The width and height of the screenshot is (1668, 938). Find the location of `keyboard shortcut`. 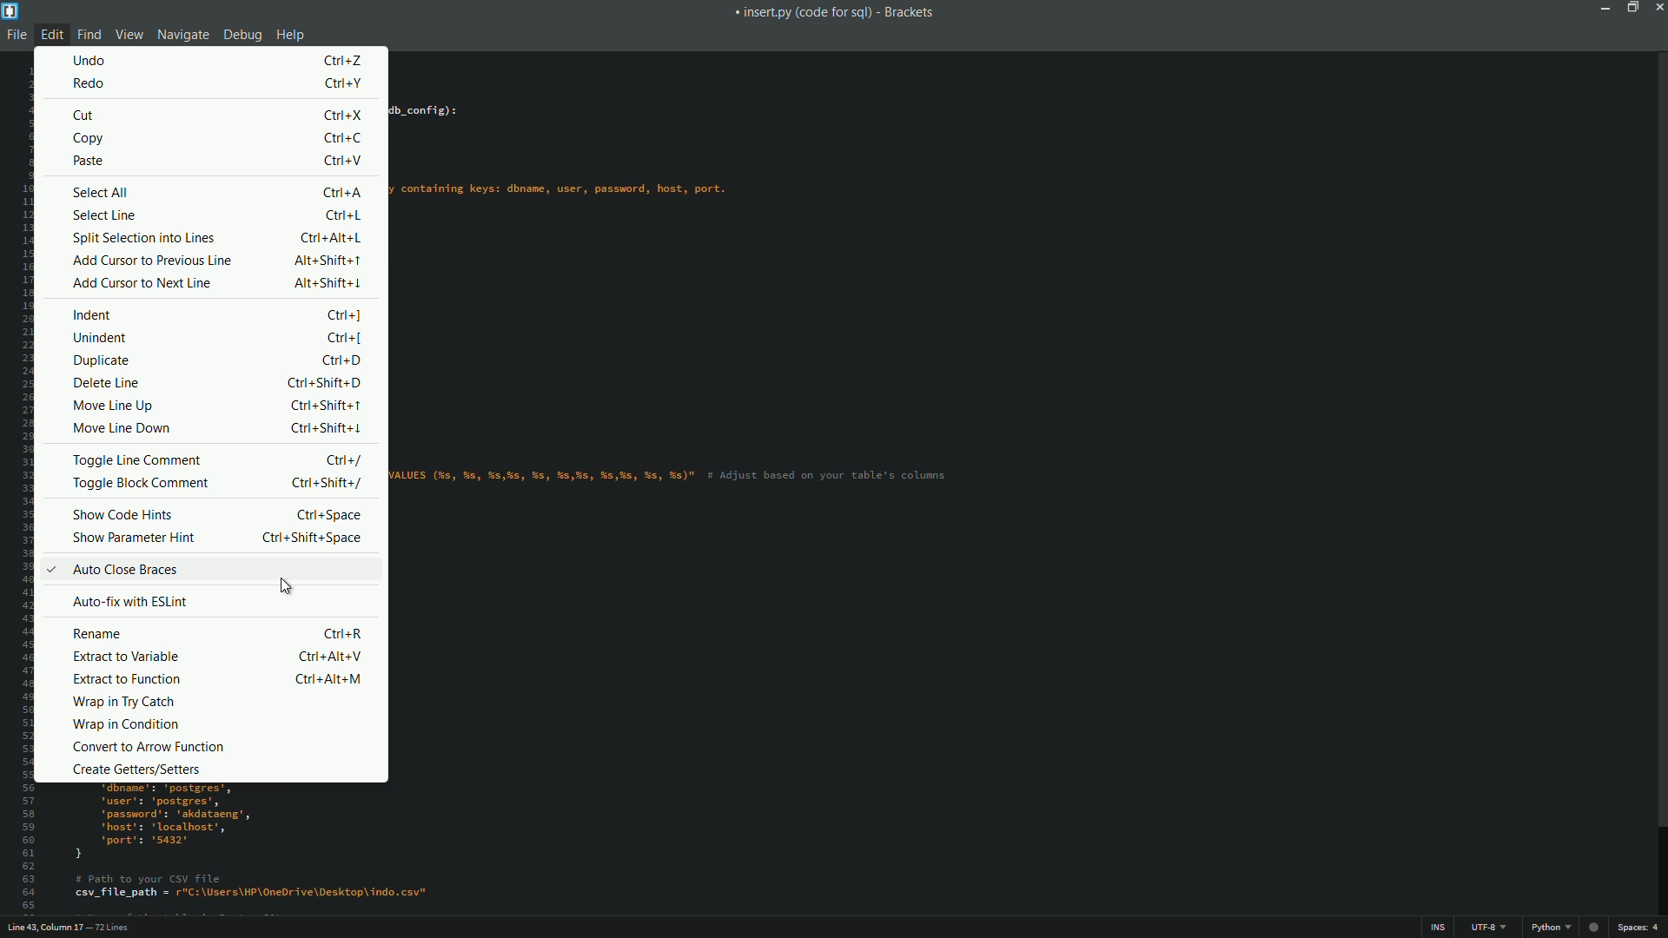

keyboard shortcut is located at coordinates (324, 384).